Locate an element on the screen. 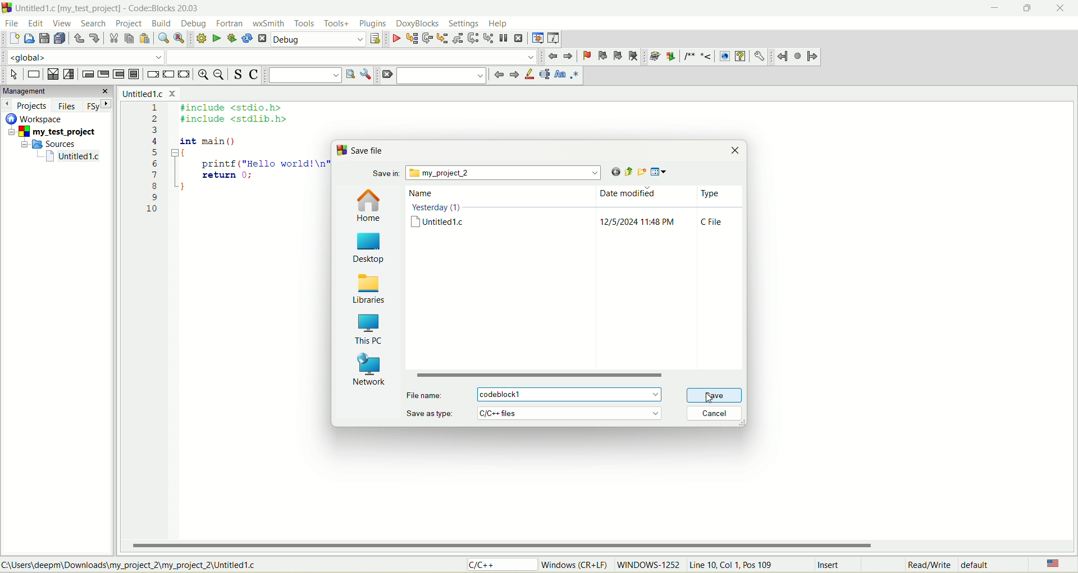  run search is located at coordinates (349, 74).